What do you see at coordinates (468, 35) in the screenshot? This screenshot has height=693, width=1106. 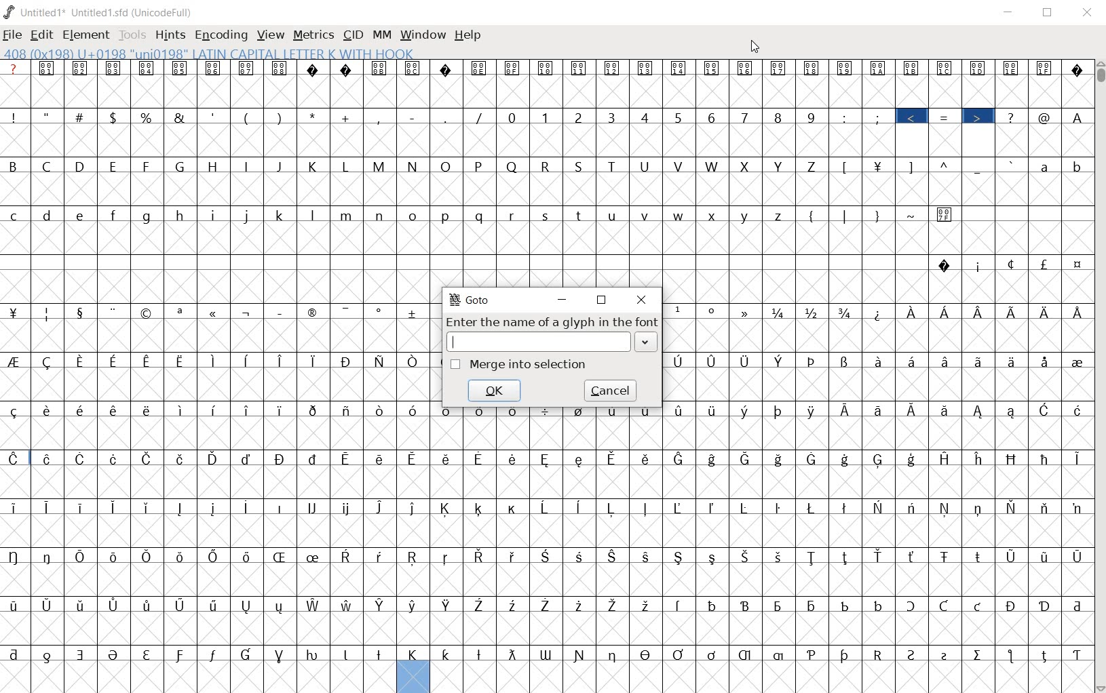 I see `help` at bounding box center [468, 35].